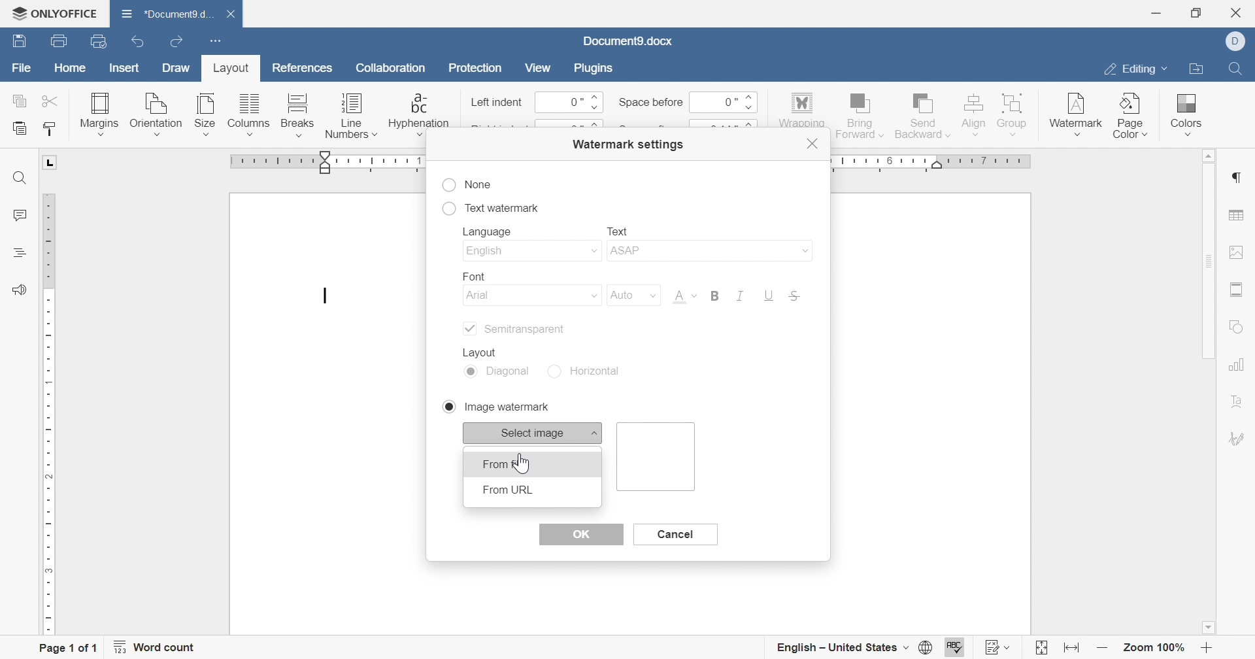  Describe the element at coordinates (177, 68) in the screenshot. I see `draw` at that location.